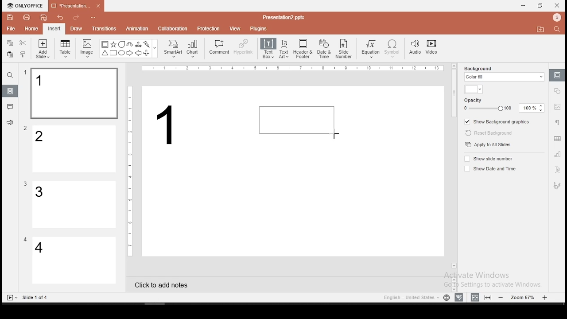 The image size is (567, 319). What do you see at coordinates (147, 53) in the screenshot?
I see `Plus` at bounding box center [147, 53].